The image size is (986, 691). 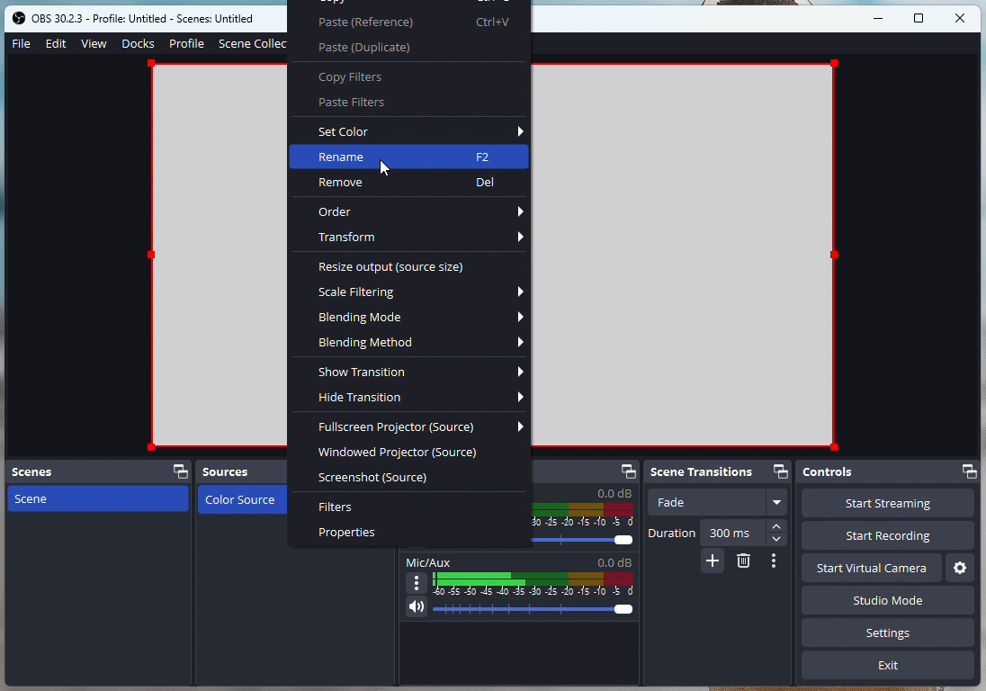 What do you see at coordinates (872, 567) in the screenshot?
I see `Start virtual camera` at bounding box center [872, 567].